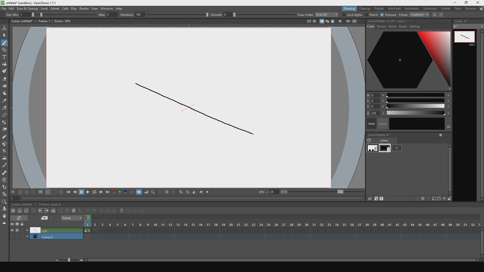 Image resolution: width=484 pixels, height=272 pixels. What do you see at coordinates (389, 15) in the screenshot?
I see `pressure` at bounding box center [389, 15].